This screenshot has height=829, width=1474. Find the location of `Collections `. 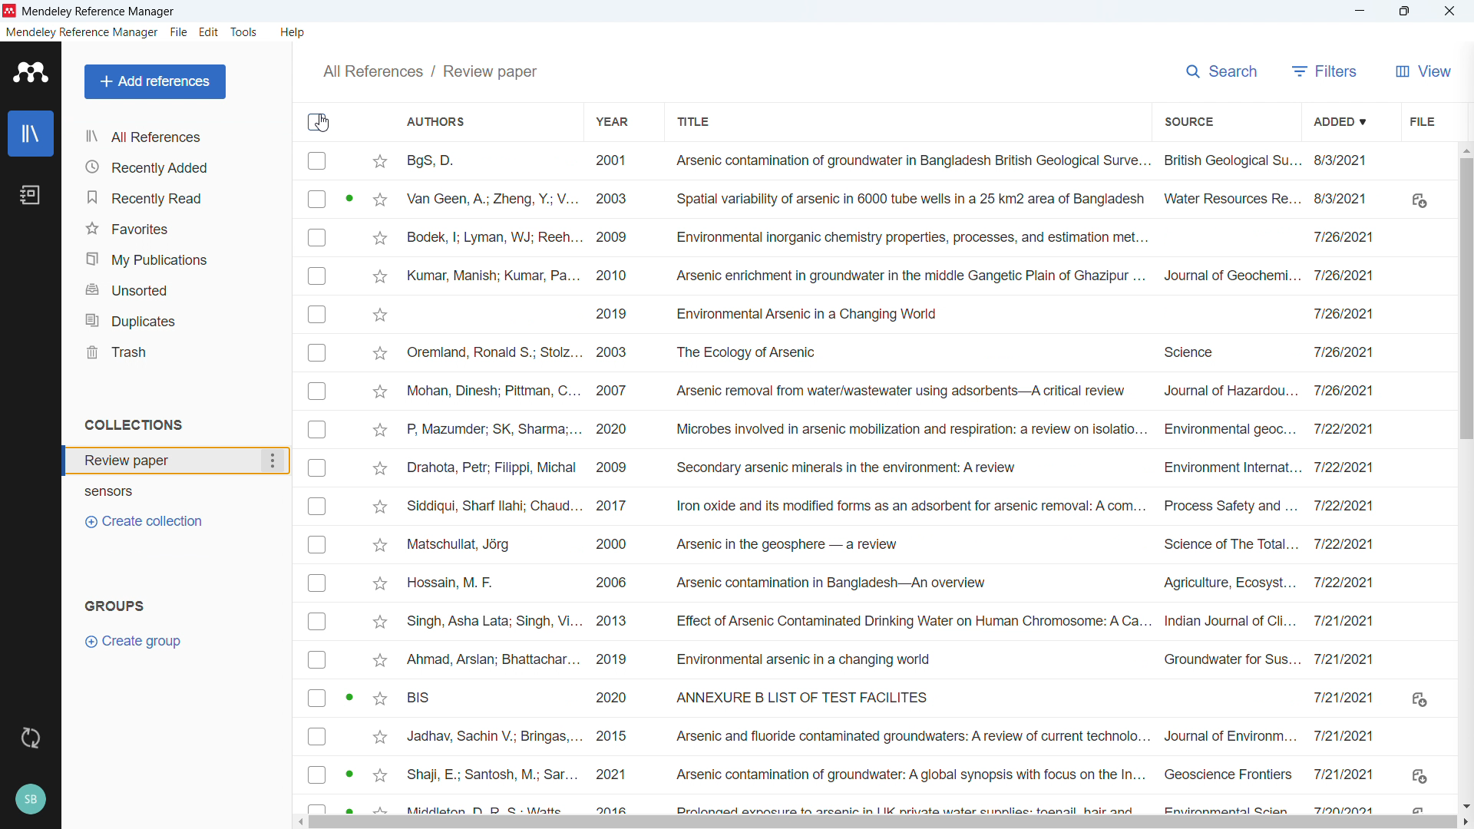

Collections  is located at coordinates (134, 425).